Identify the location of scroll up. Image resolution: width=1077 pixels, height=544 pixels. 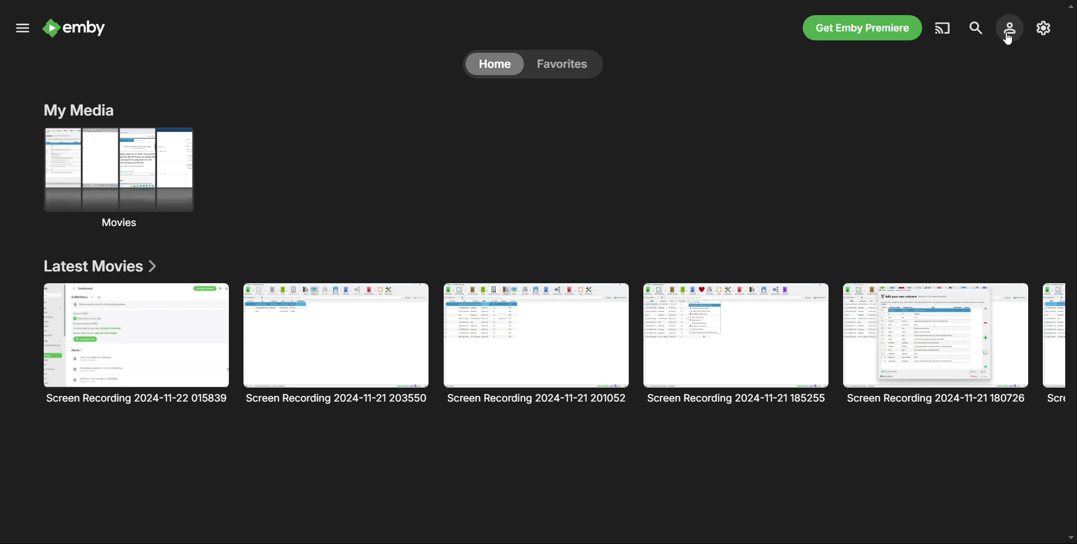
(1070, 6).